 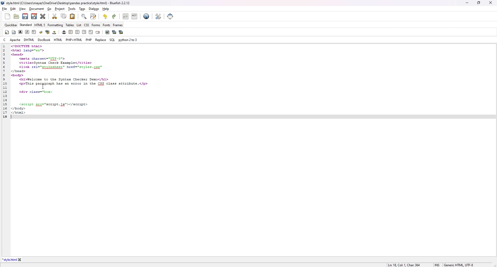 What do you see at coordinates (40, 25) in the screenshot?
I see `html 5` at bounding box center [40, 25].